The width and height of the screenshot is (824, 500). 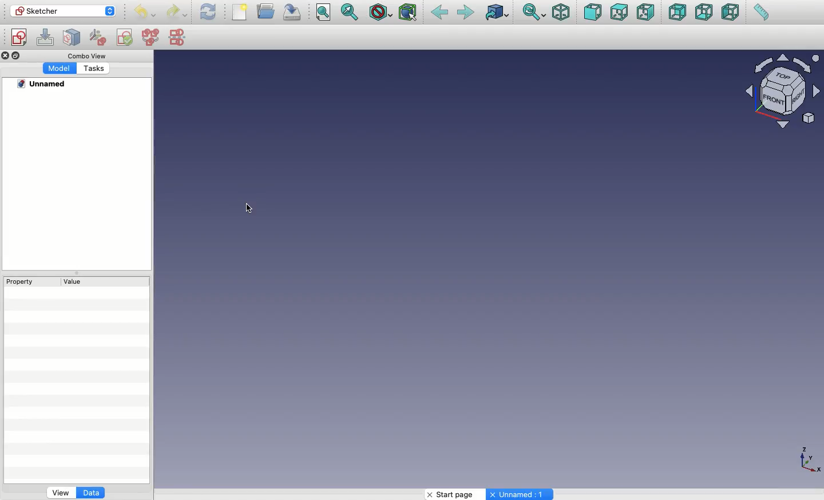 What do you see at coordinates (77, 281) in the screenshot?
I see `Value` at bounding box center [77, 281].